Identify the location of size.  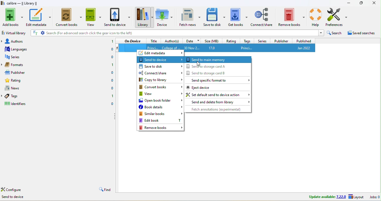
(211, 40).